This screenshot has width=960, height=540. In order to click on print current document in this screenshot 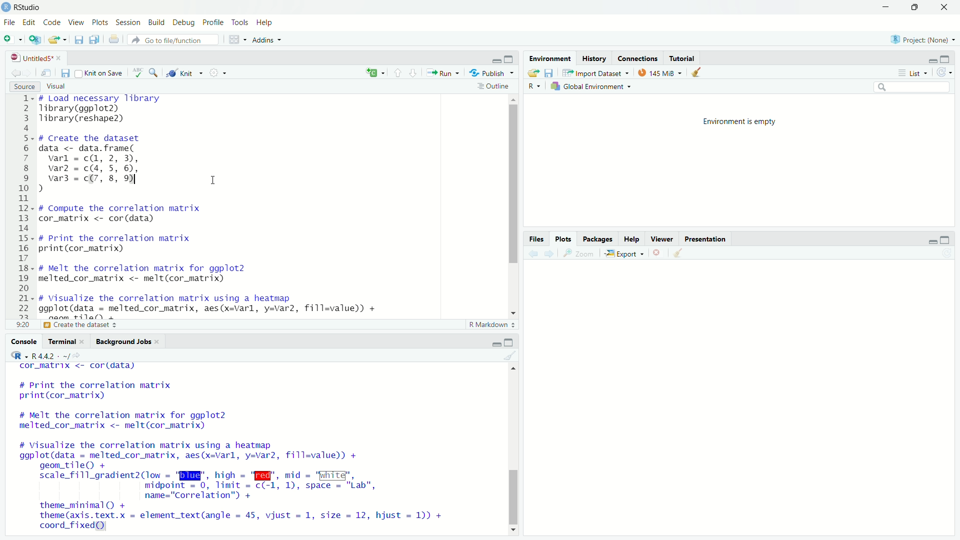, I will do `click(114, 39)`.